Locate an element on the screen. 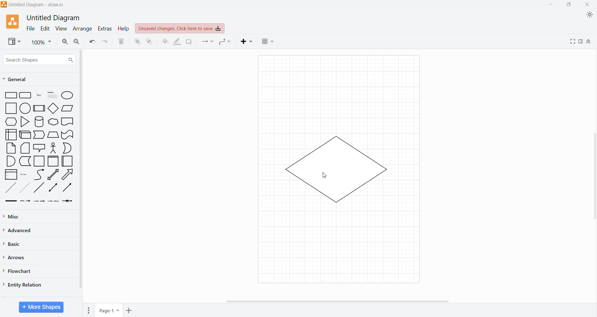  List Item is located at coordinates (24, 175).